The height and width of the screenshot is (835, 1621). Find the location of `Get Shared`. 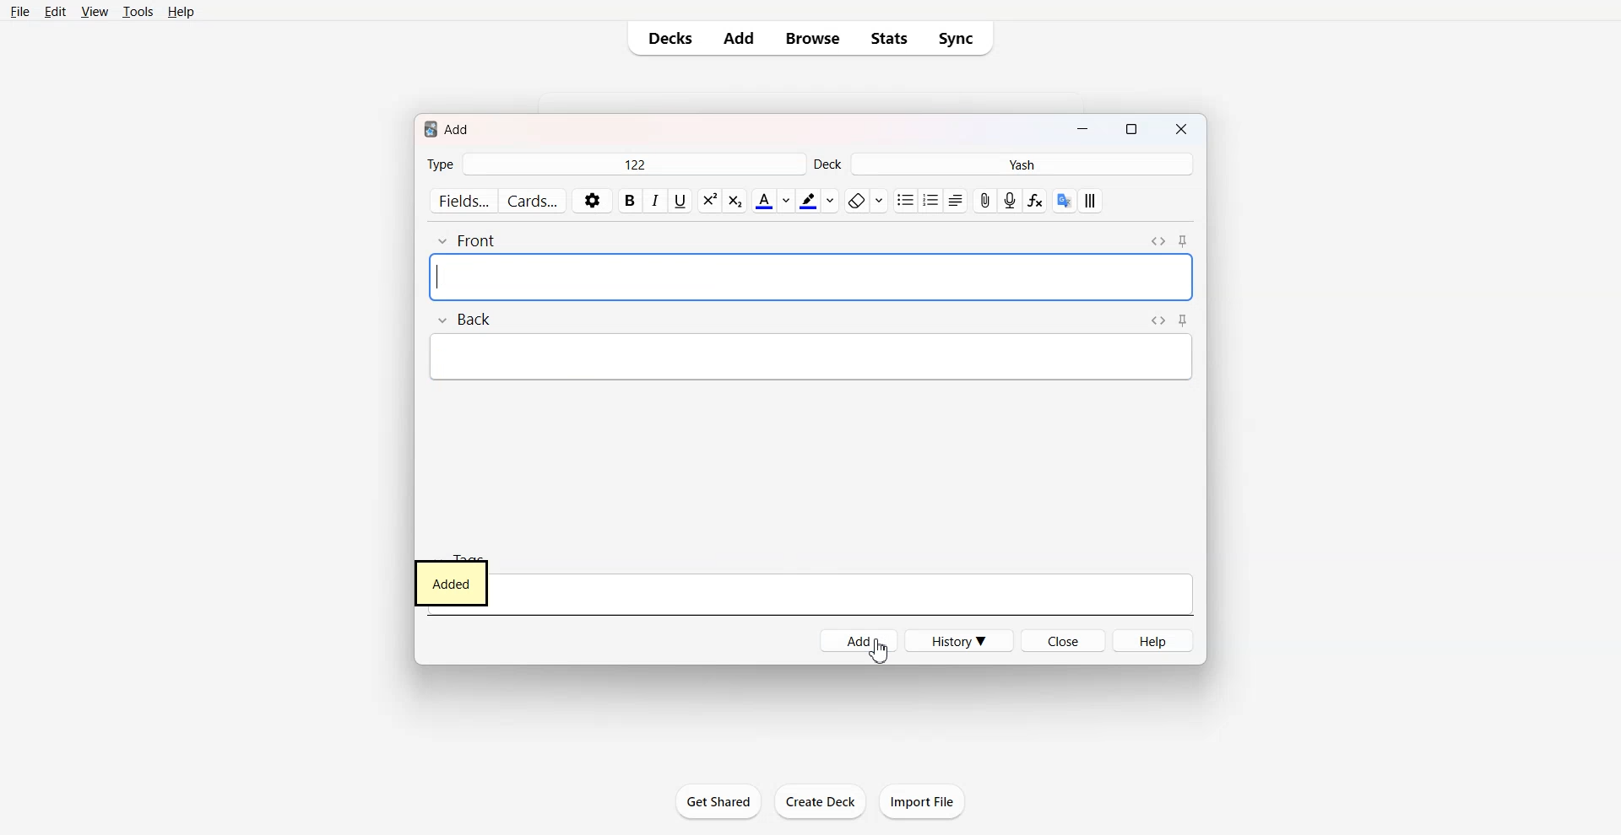

Get Shared is located at coordinates (717, 800).